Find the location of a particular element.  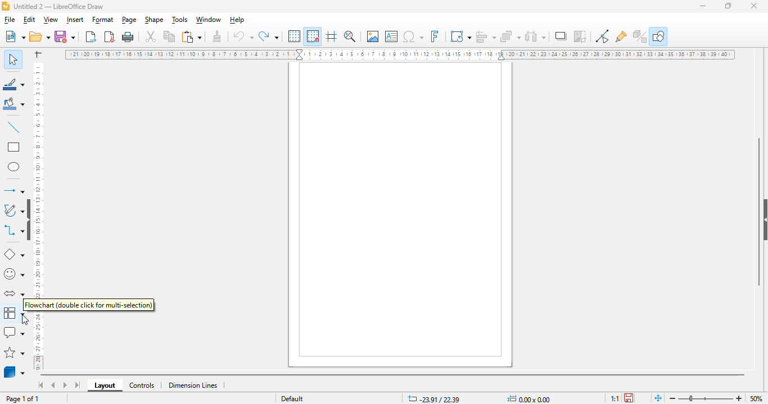

helplines while moving is located at coordinates (332, 36).